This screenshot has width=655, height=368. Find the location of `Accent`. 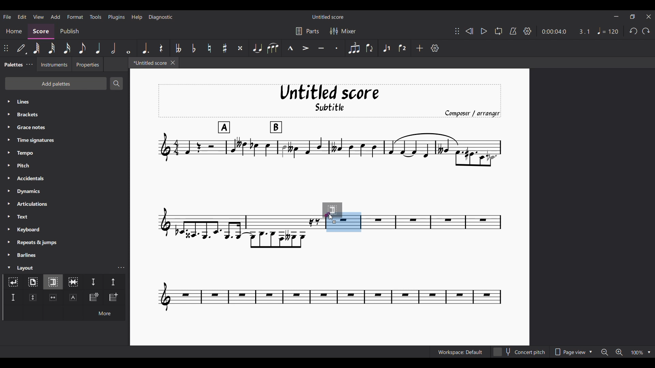

Accent is located at coordinates (306, 48).